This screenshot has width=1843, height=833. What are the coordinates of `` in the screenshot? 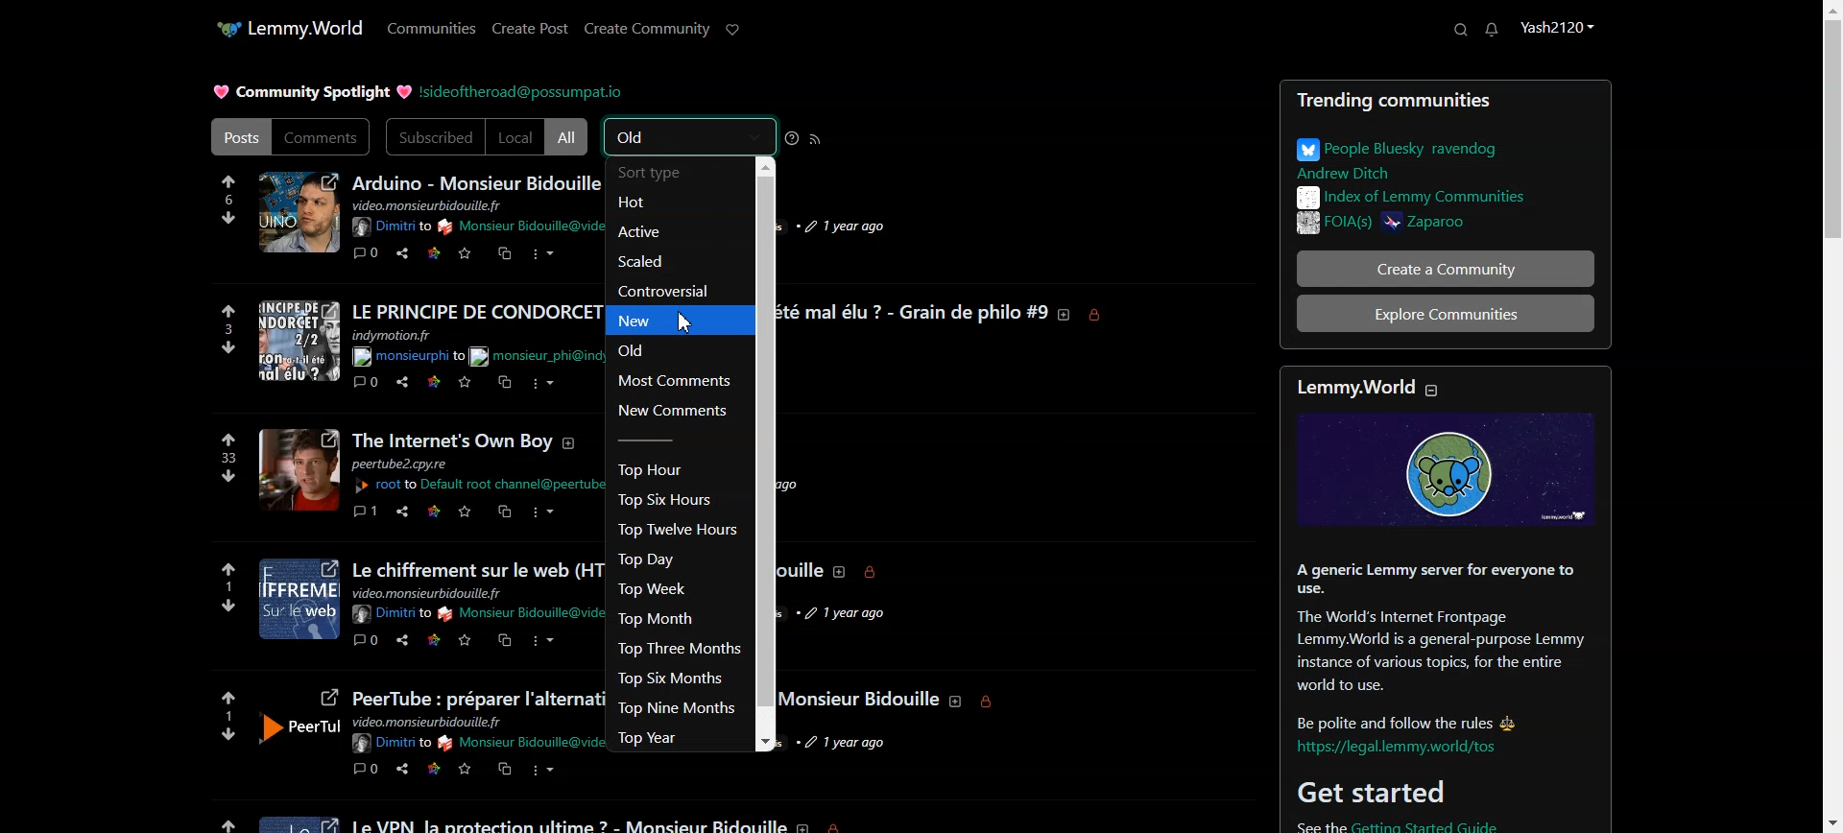 It's located at (404, 382).